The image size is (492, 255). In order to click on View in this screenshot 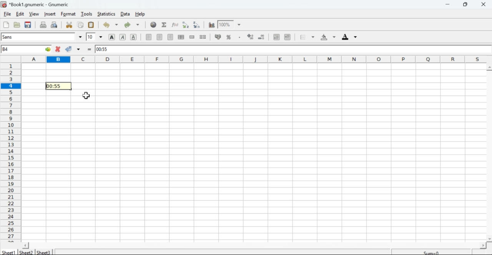, I will do `click(35, 13)`.